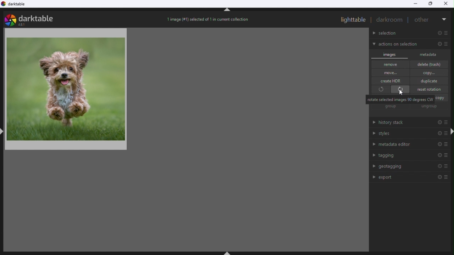 The width and height of the screenshot is (454, 255). What do you see at coordinates (411, 33) in the screenshot?
I see `Selection` at bounding box center [411, 33].